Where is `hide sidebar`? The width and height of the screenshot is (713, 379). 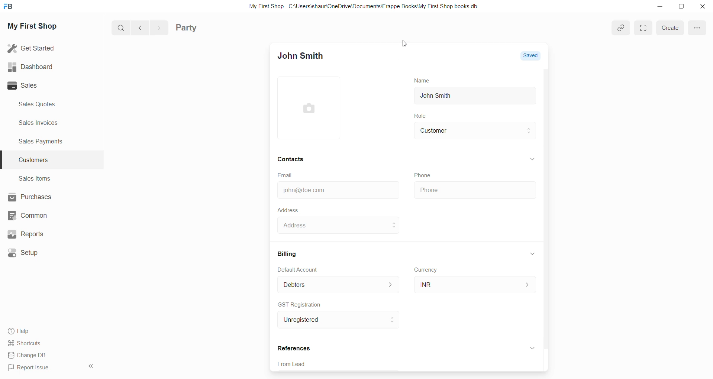
hide sidebar is located at coordinates (88, 367).